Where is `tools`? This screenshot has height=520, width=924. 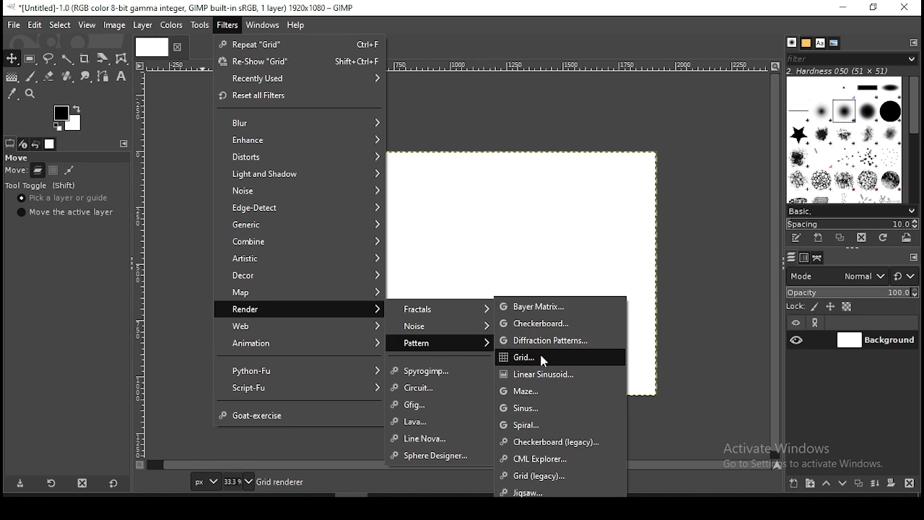
tools is located at coordinates (202, 25).